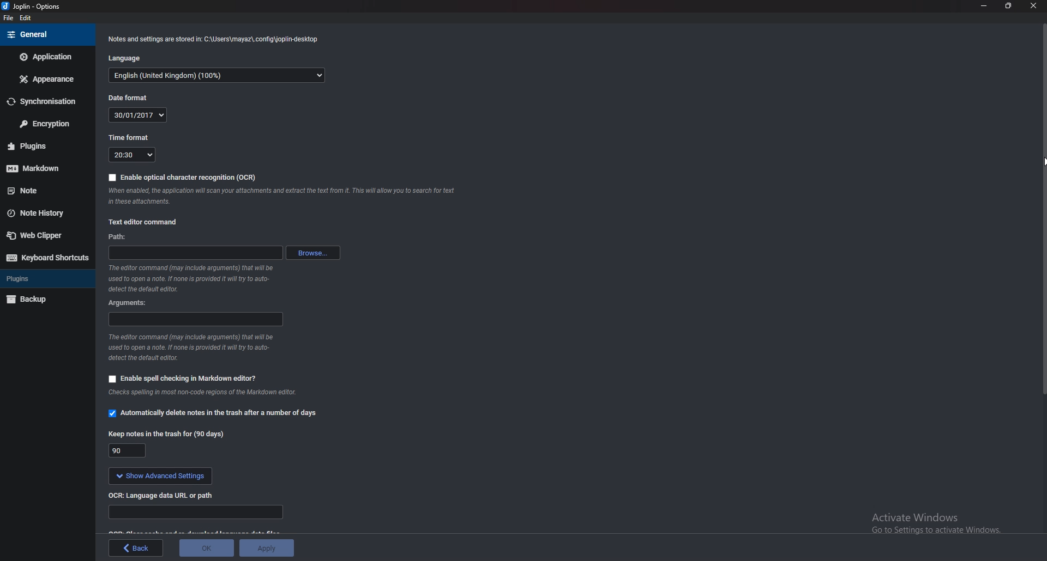 Image resolution: width=1047 pixels, height=561 pixels. What do you see at coordinates (44, 145) in the screenshot?
I see `Plugins` at bounding box center [44, 145].